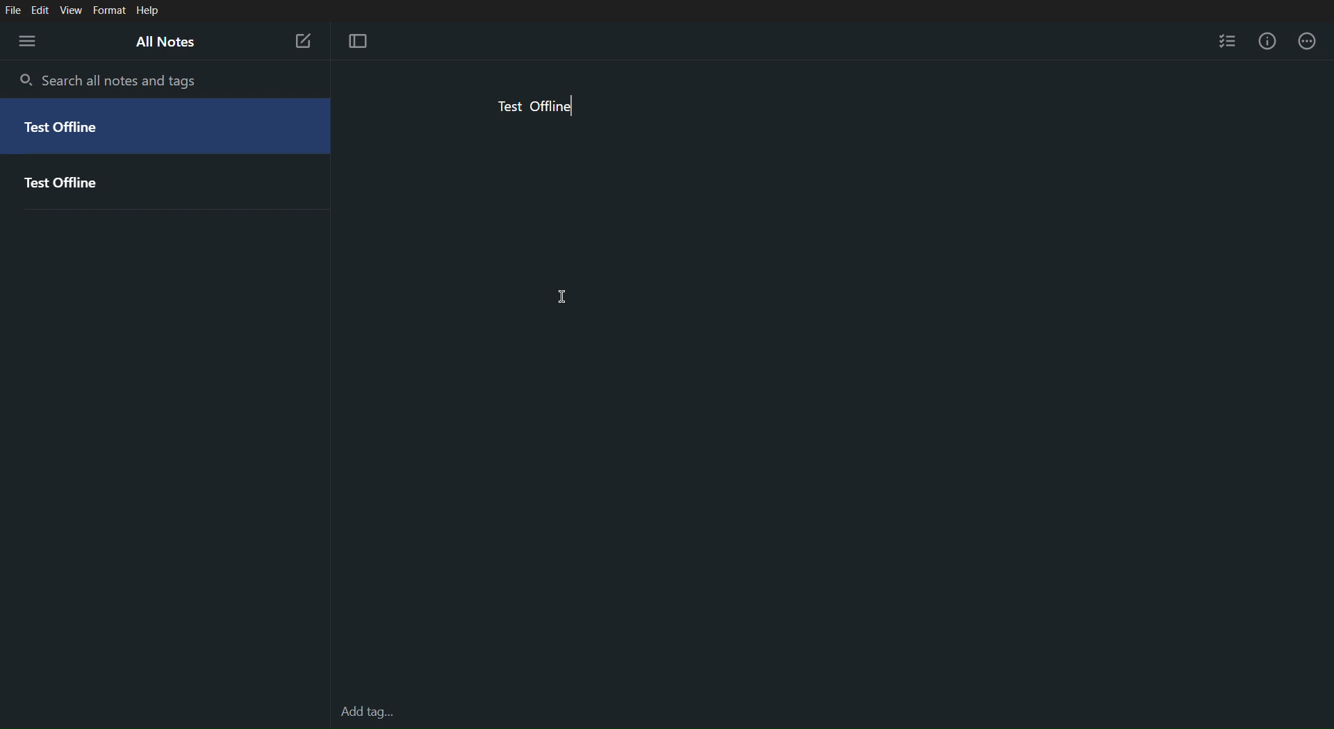 The height and width of the screenshot is (729, 1334). I want to click on Focus Mode, so click(363, 42).